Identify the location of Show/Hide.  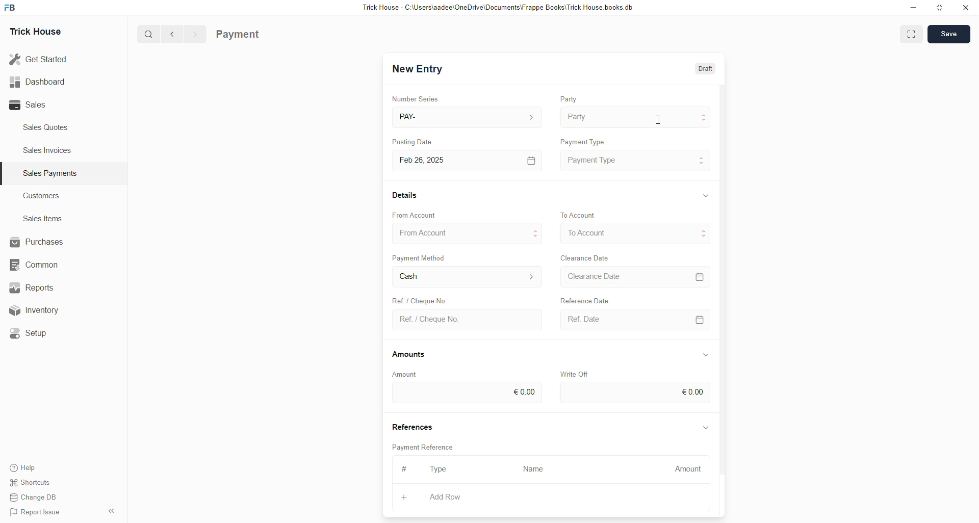
(705, 355).